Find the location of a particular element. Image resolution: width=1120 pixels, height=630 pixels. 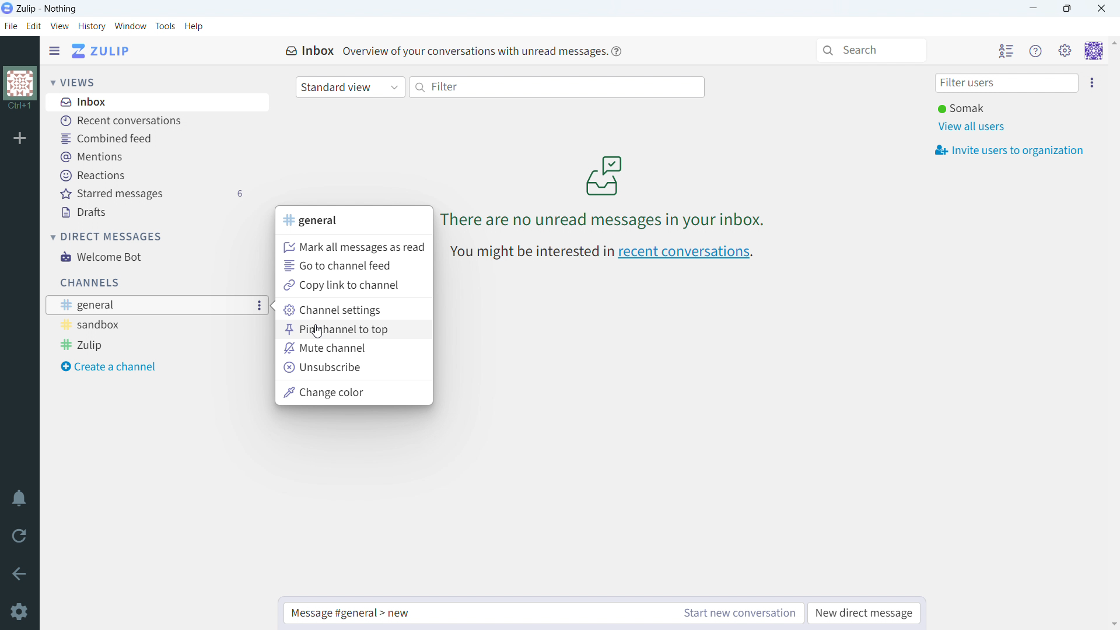

mute channel is located at coordinates (353, 349).